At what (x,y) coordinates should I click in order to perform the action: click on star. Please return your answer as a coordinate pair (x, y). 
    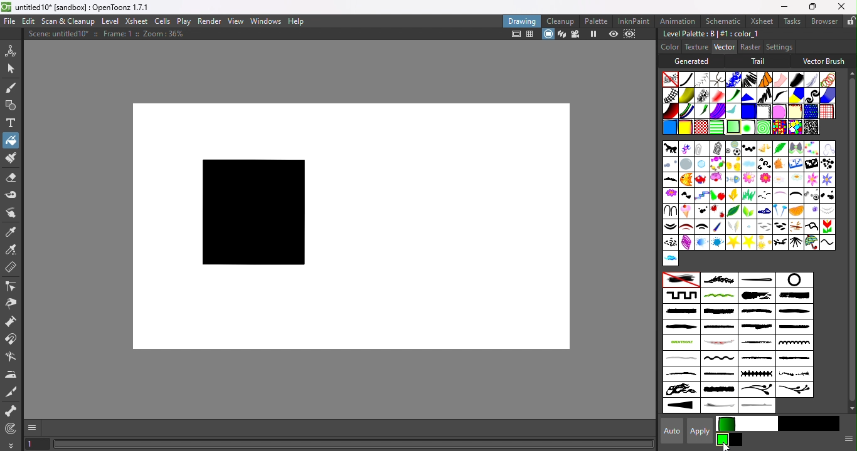
    Looking at the image, I should click on (748, 242).